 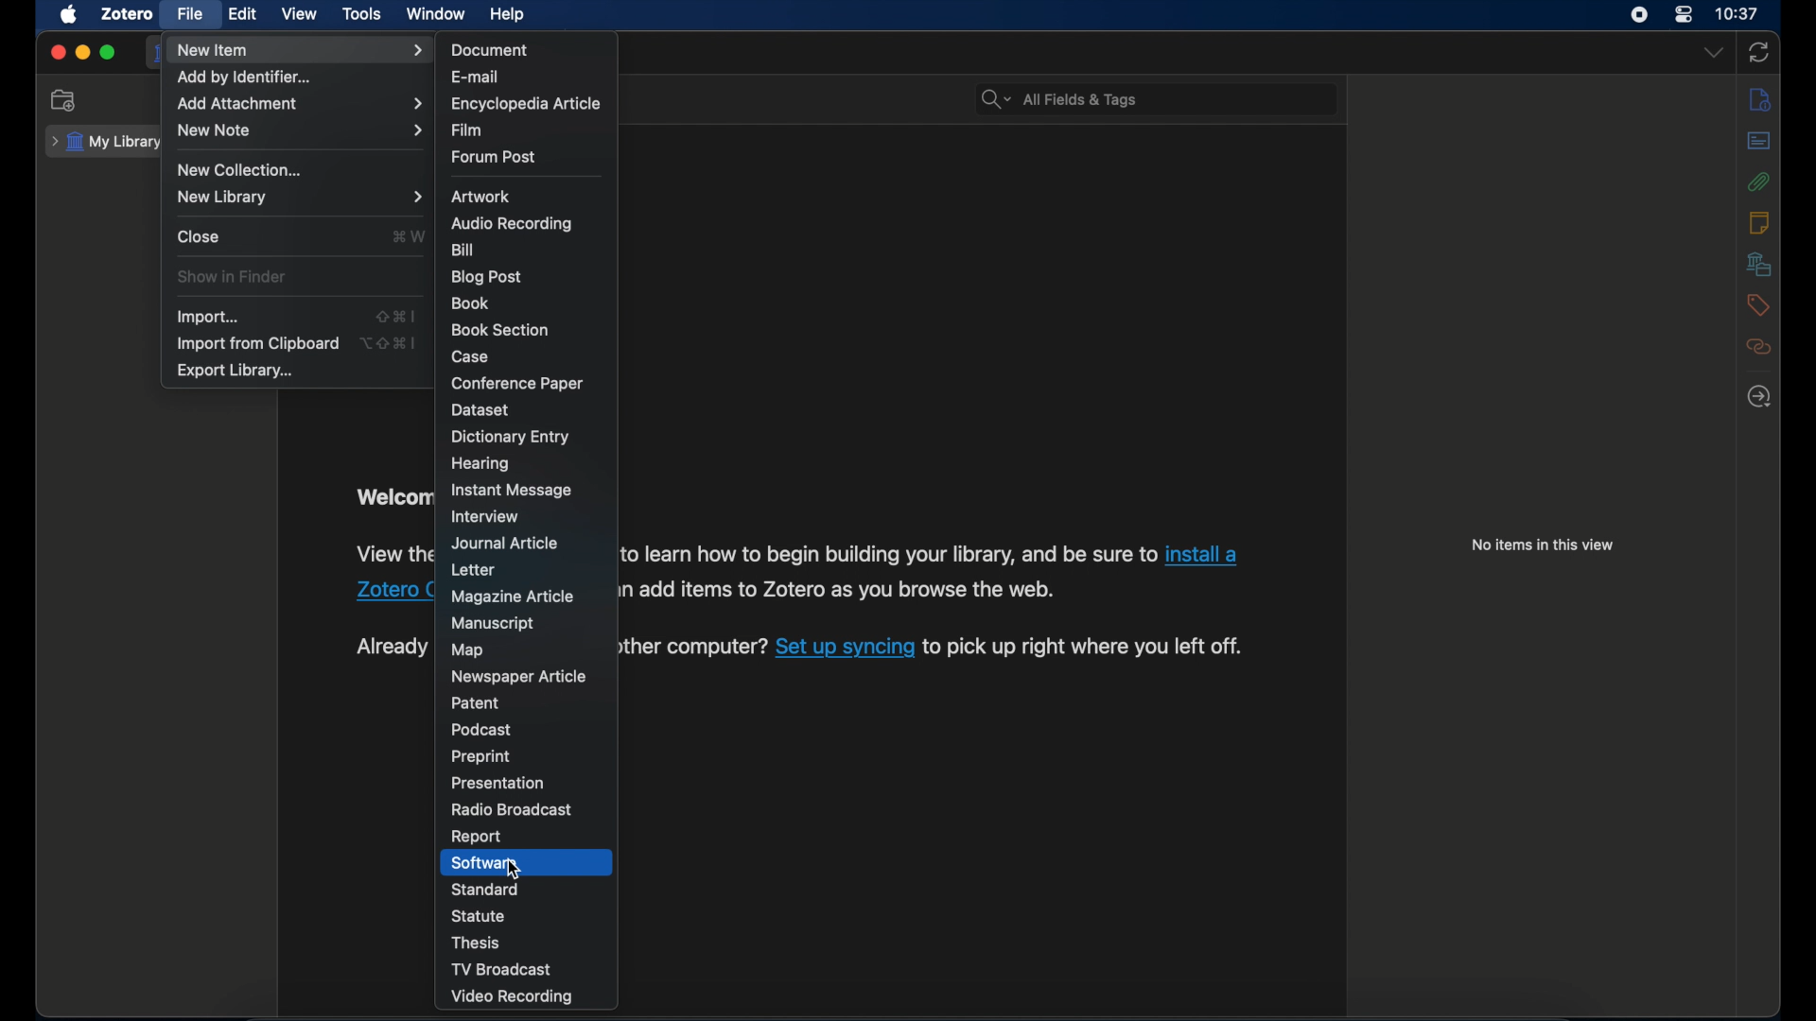 What do you see at coordinates (888, 554) in the screenshot?
I see `software information` at bounding box center [888, 554].